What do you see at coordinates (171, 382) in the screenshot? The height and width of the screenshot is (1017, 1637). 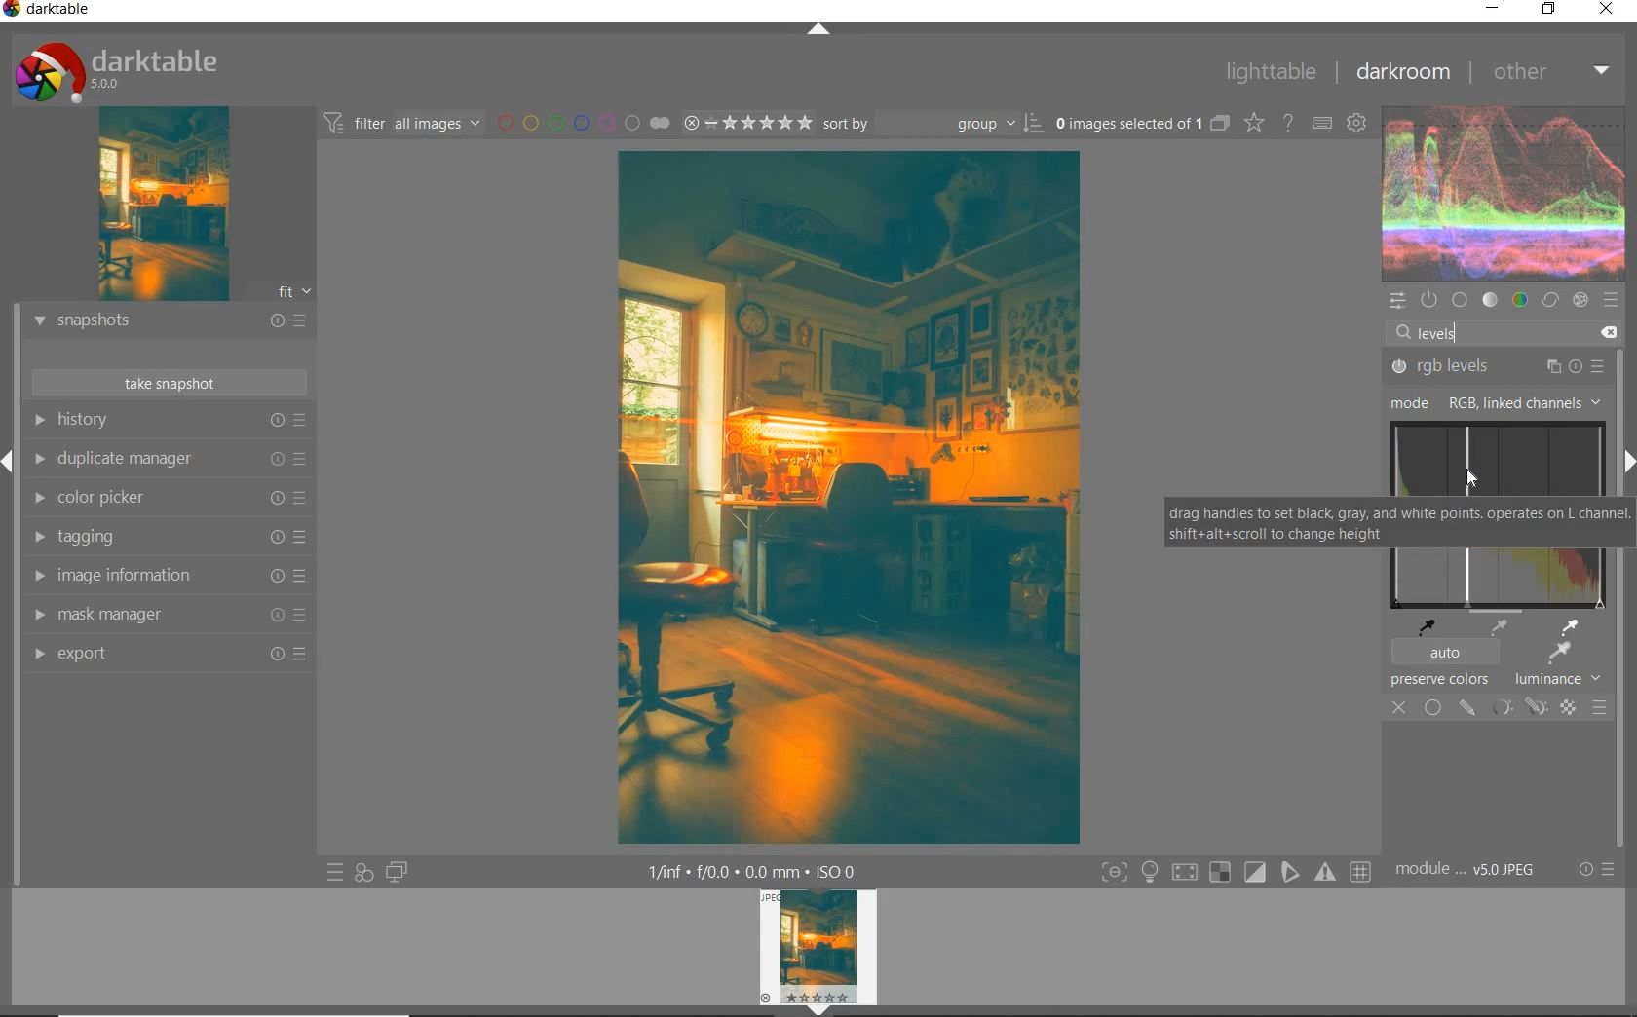 I see `take snapshot` at bounding box center [171, 382].